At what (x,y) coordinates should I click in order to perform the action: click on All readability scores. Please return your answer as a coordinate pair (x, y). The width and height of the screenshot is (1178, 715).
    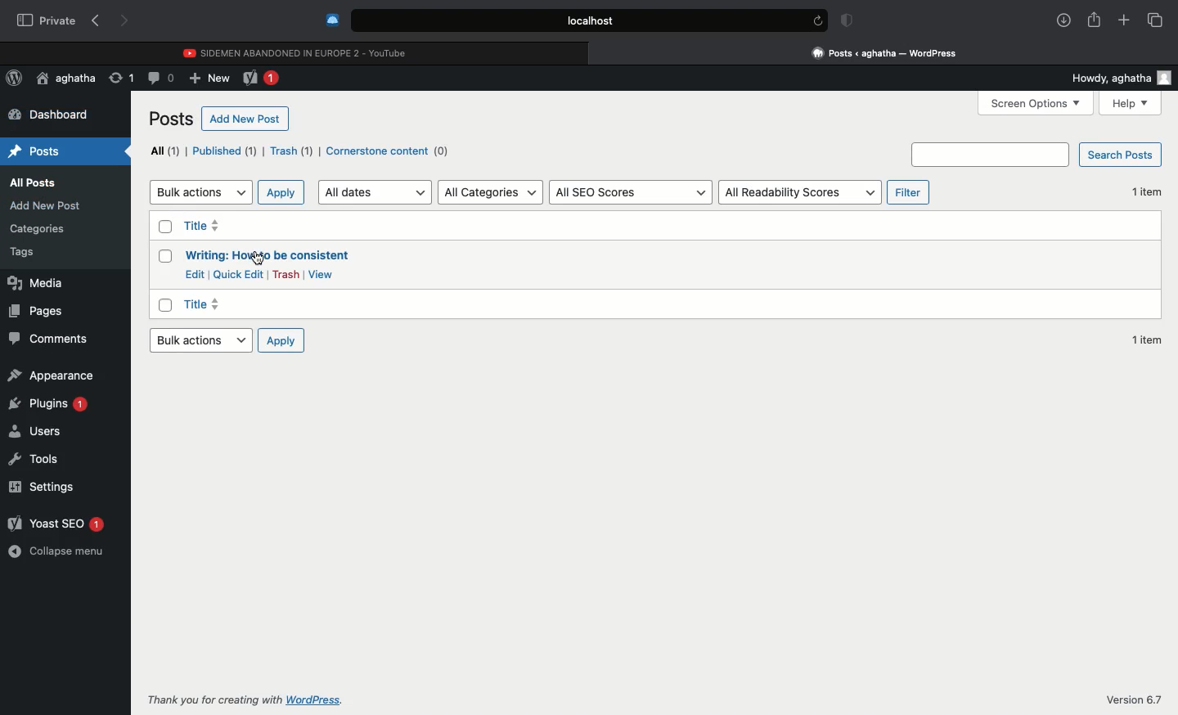
    Looking at the image, I should click on (801, 191).